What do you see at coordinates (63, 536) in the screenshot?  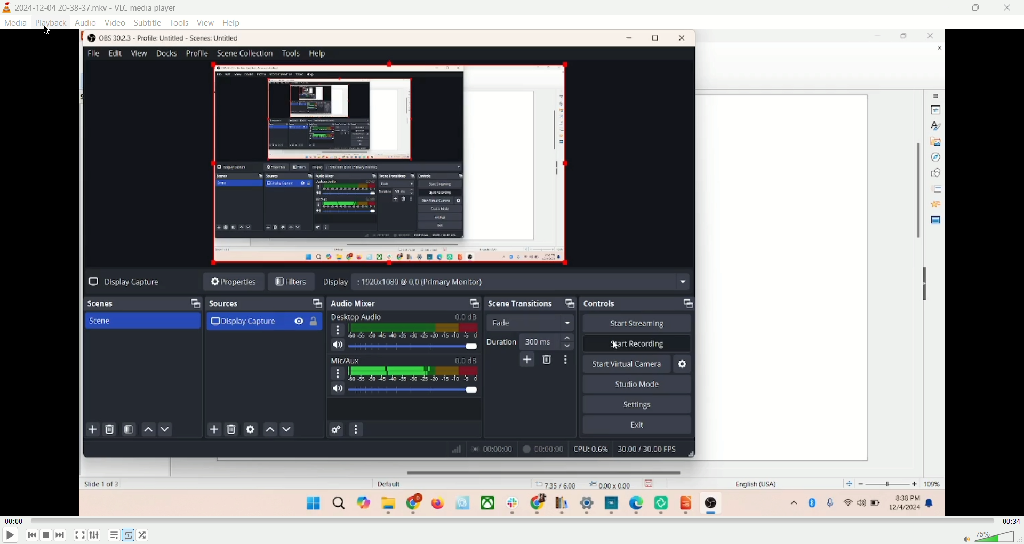 I see `next` at bounding box center [63, 536].